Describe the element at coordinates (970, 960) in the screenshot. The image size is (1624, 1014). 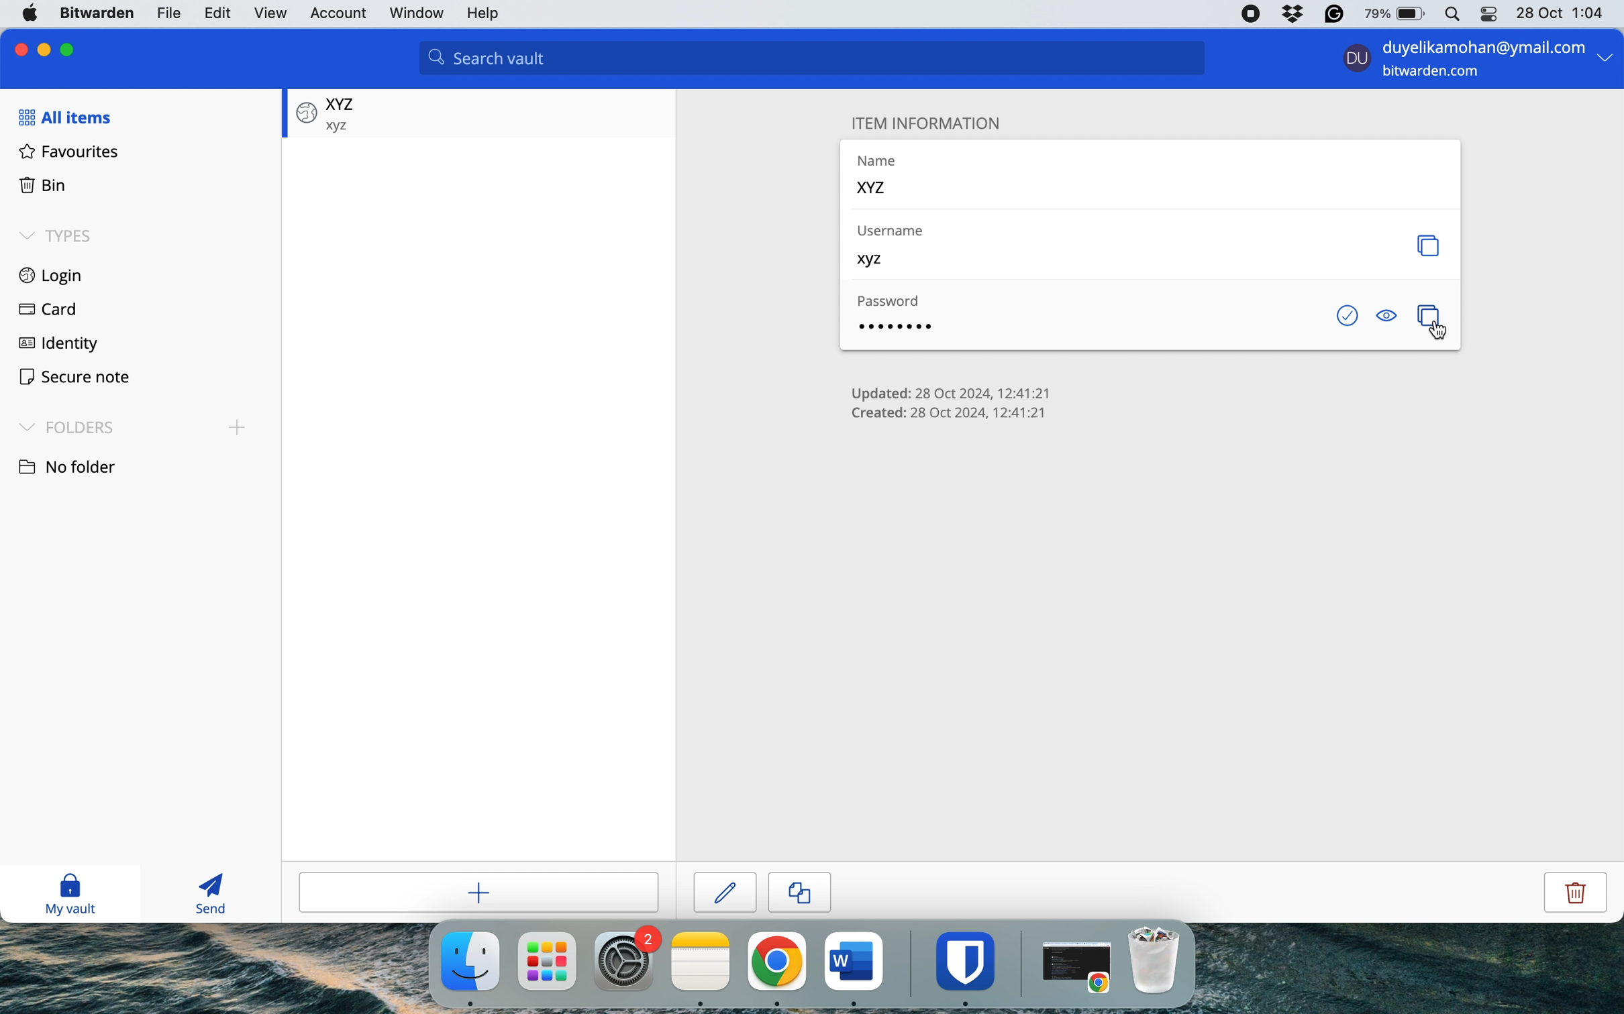
I see `bitwarden` at that location.